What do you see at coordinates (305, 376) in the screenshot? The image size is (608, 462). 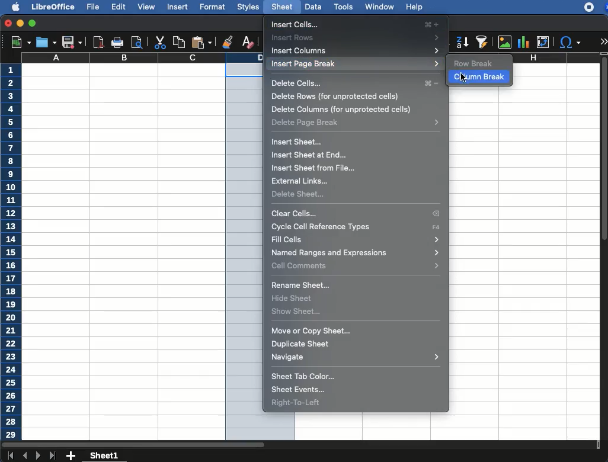 I see `sheet tab color` at bounding box center [305, 376].